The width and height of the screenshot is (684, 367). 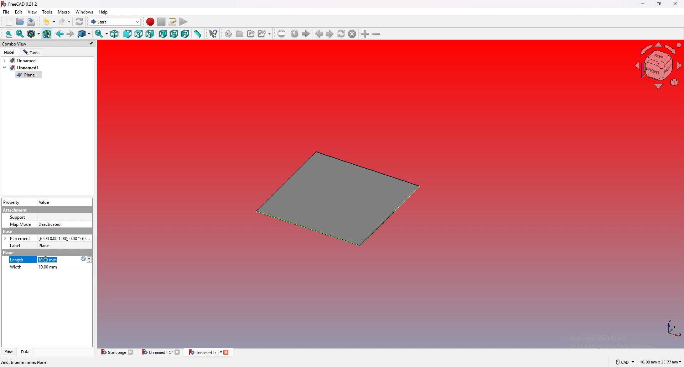 What do you see at coordinates (16, 268) in the screenshot?
I see `width` at bounding box center [16, 268].